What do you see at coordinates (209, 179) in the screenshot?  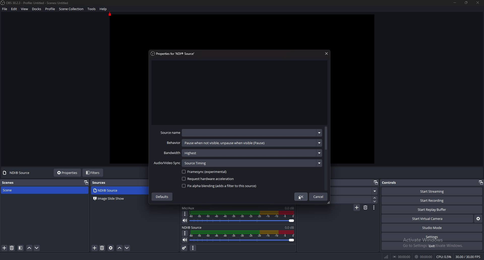 I see `request hardware acceleration` at bounding box center [209, 179].